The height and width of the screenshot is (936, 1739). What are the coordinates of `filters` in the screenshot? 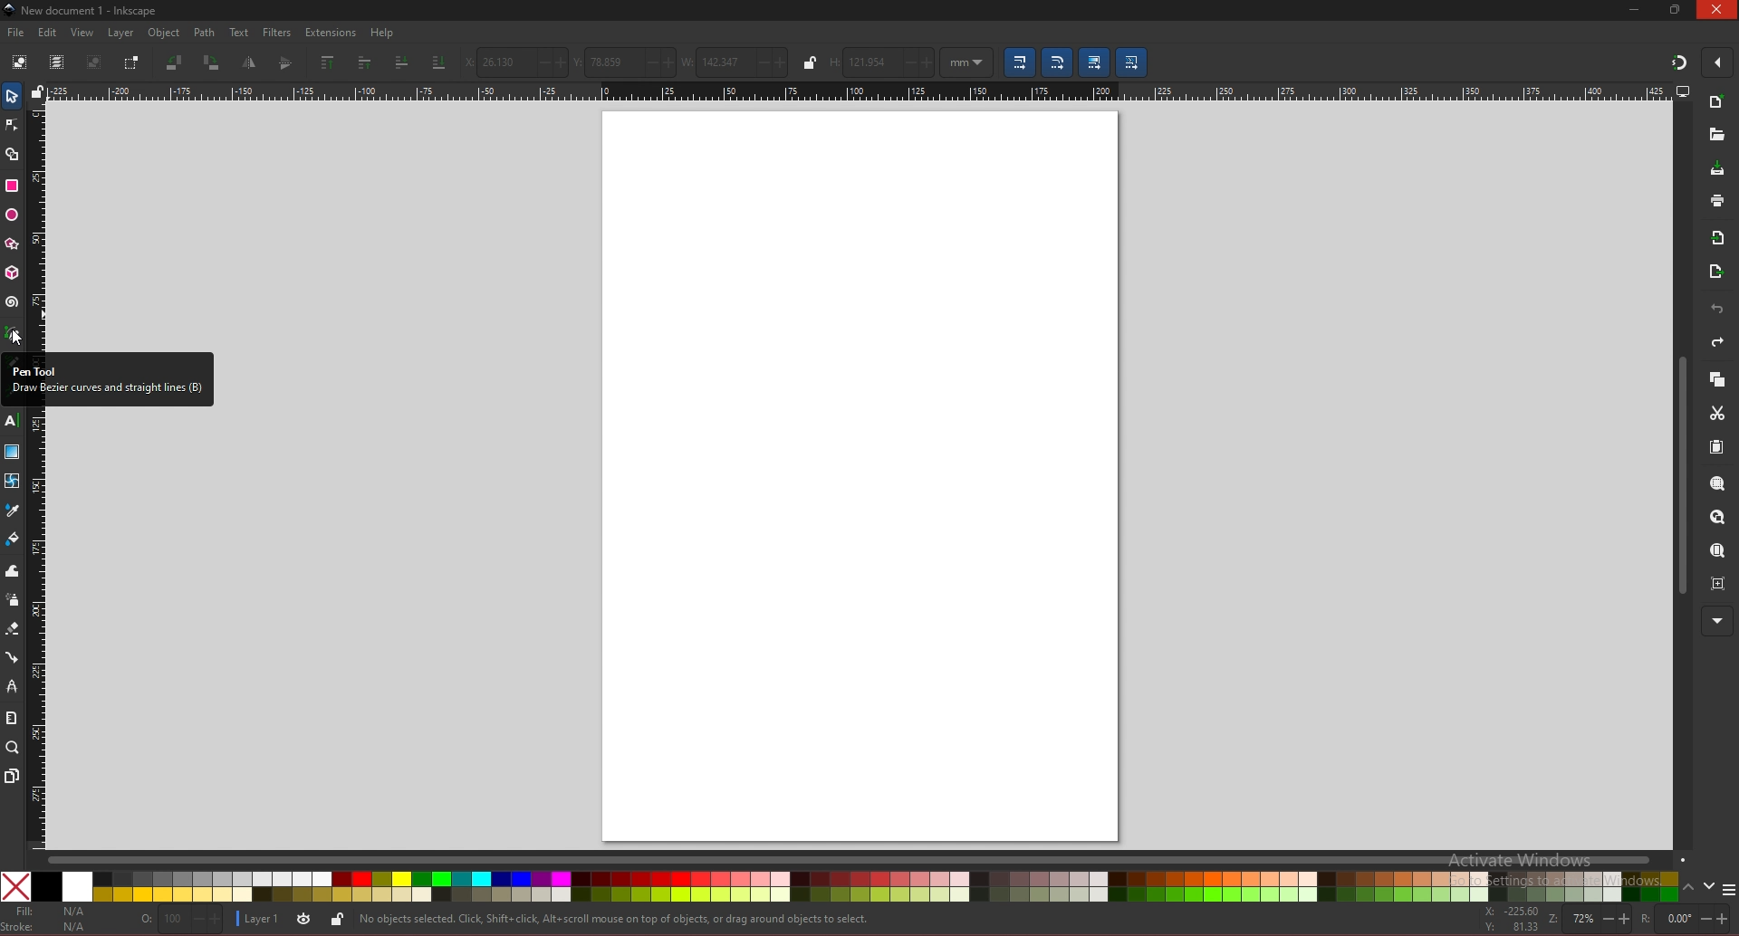 It's located at (278, 33).